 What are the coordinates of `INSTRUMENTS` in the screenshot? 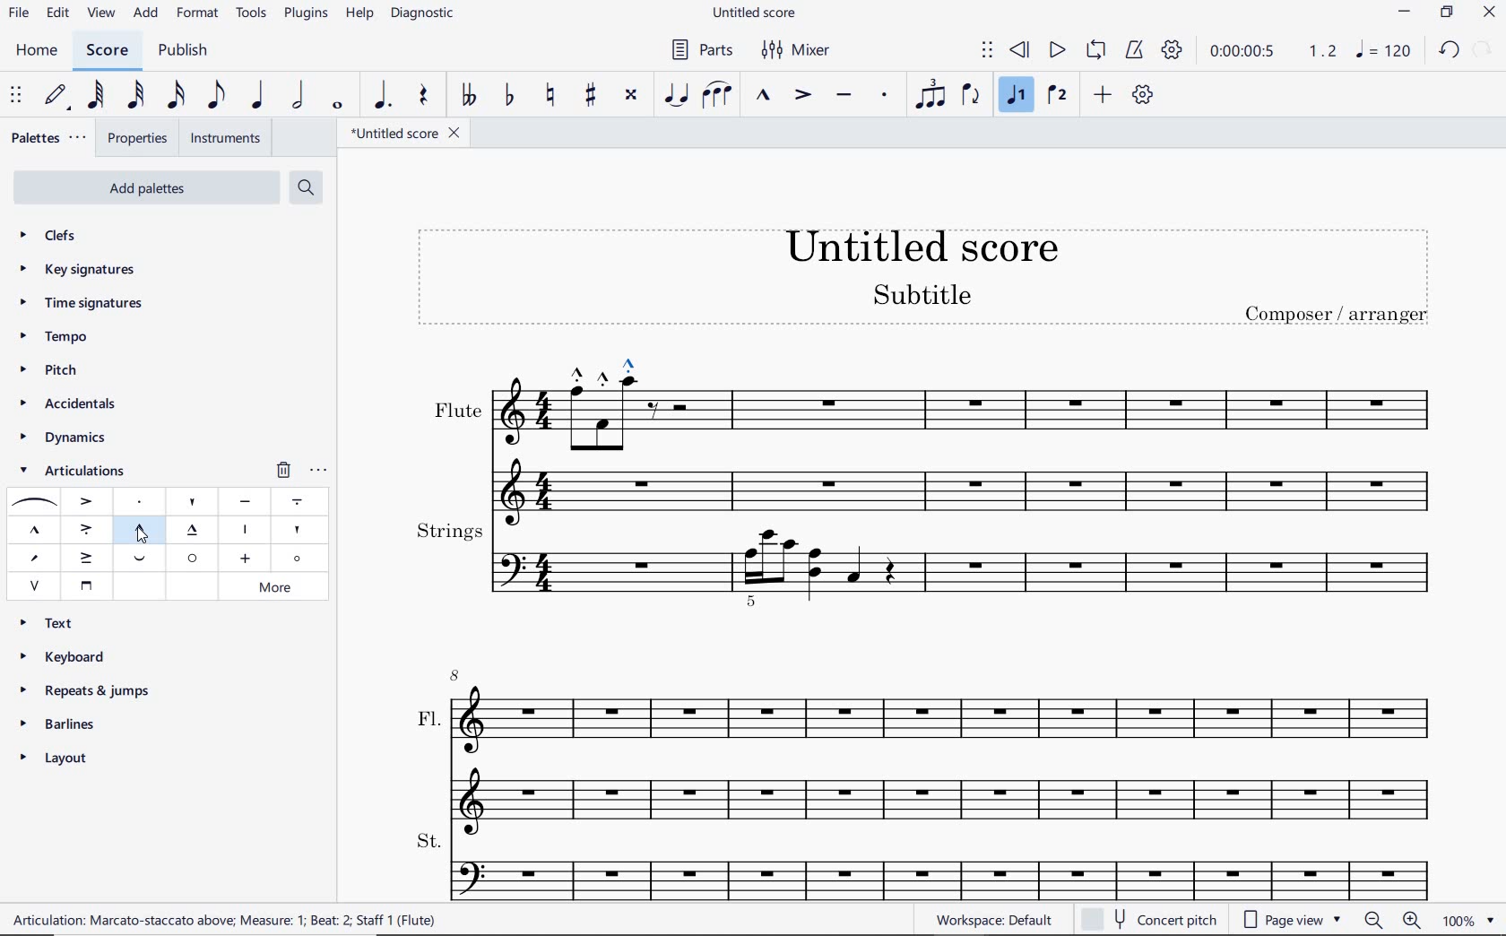 It's located at (227, 138).